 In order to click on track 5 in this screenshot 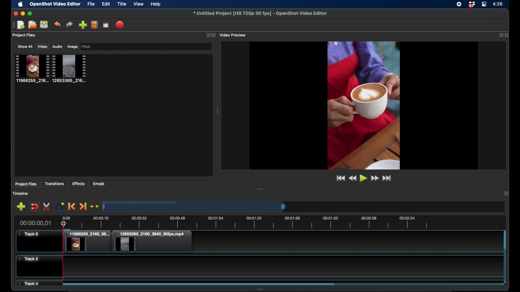, I will do `click(28, 259)`.